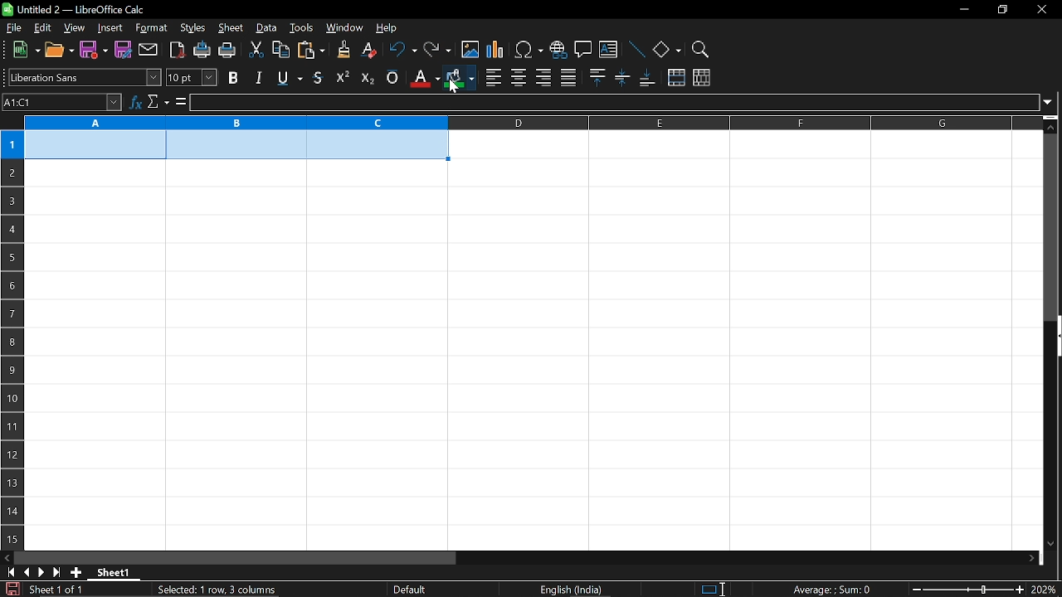 Image resolution: width=1062 pixels, height=597 pixels. Describe the element at coordinates (964, 8) in the screenshot. I see `minimize` at that location.